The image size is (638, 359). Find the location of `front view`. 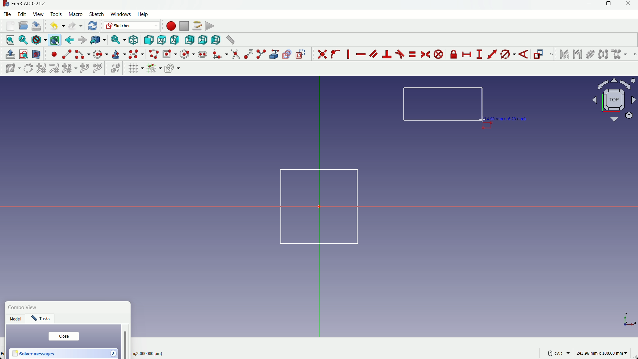

front view is located at coordinates (148, 41).